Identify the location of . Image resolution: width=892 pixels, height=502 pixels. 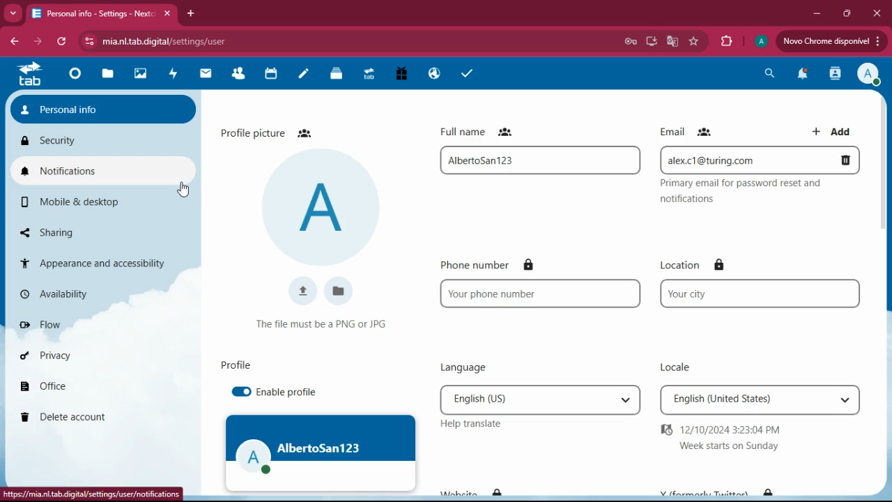
(190, 13).